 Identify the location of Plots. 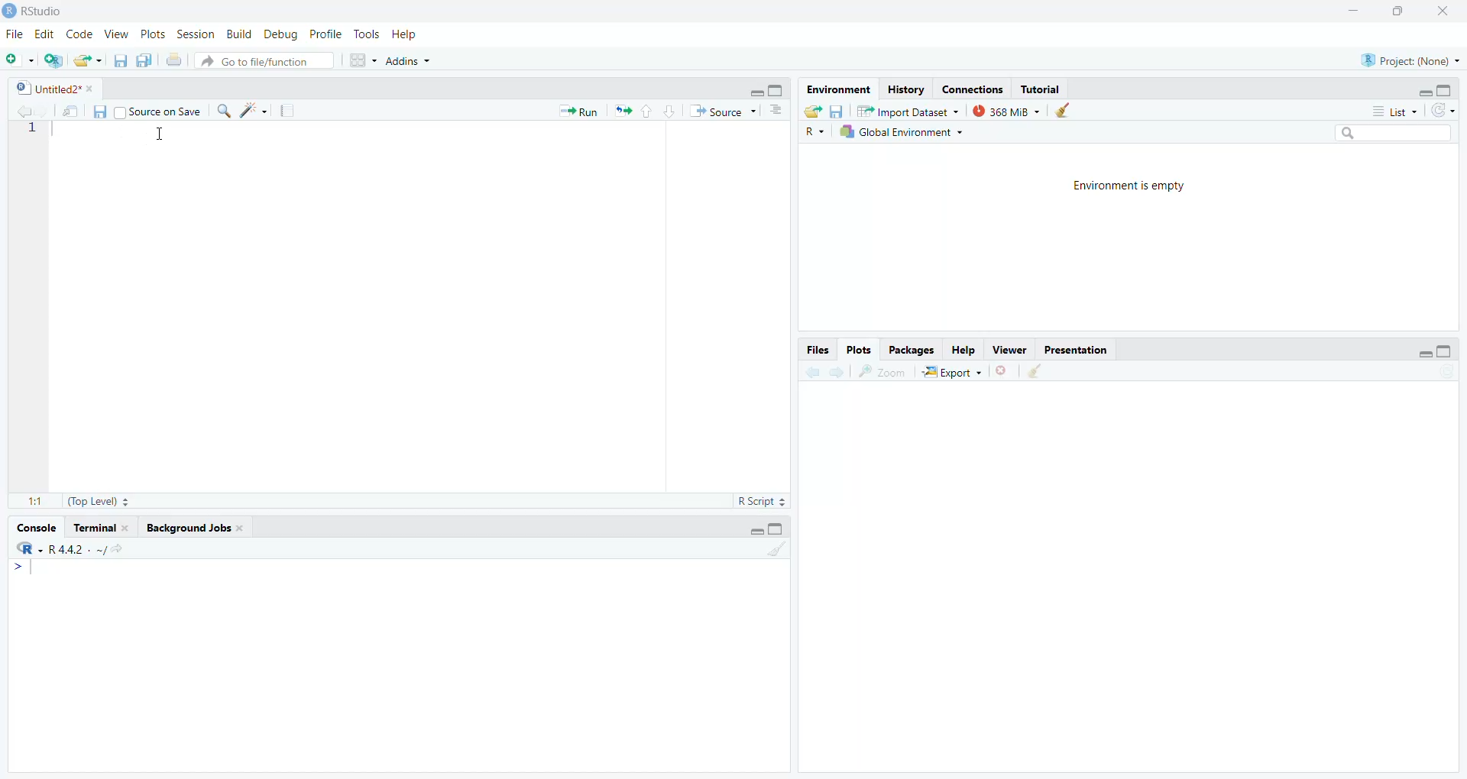
(151, 33).